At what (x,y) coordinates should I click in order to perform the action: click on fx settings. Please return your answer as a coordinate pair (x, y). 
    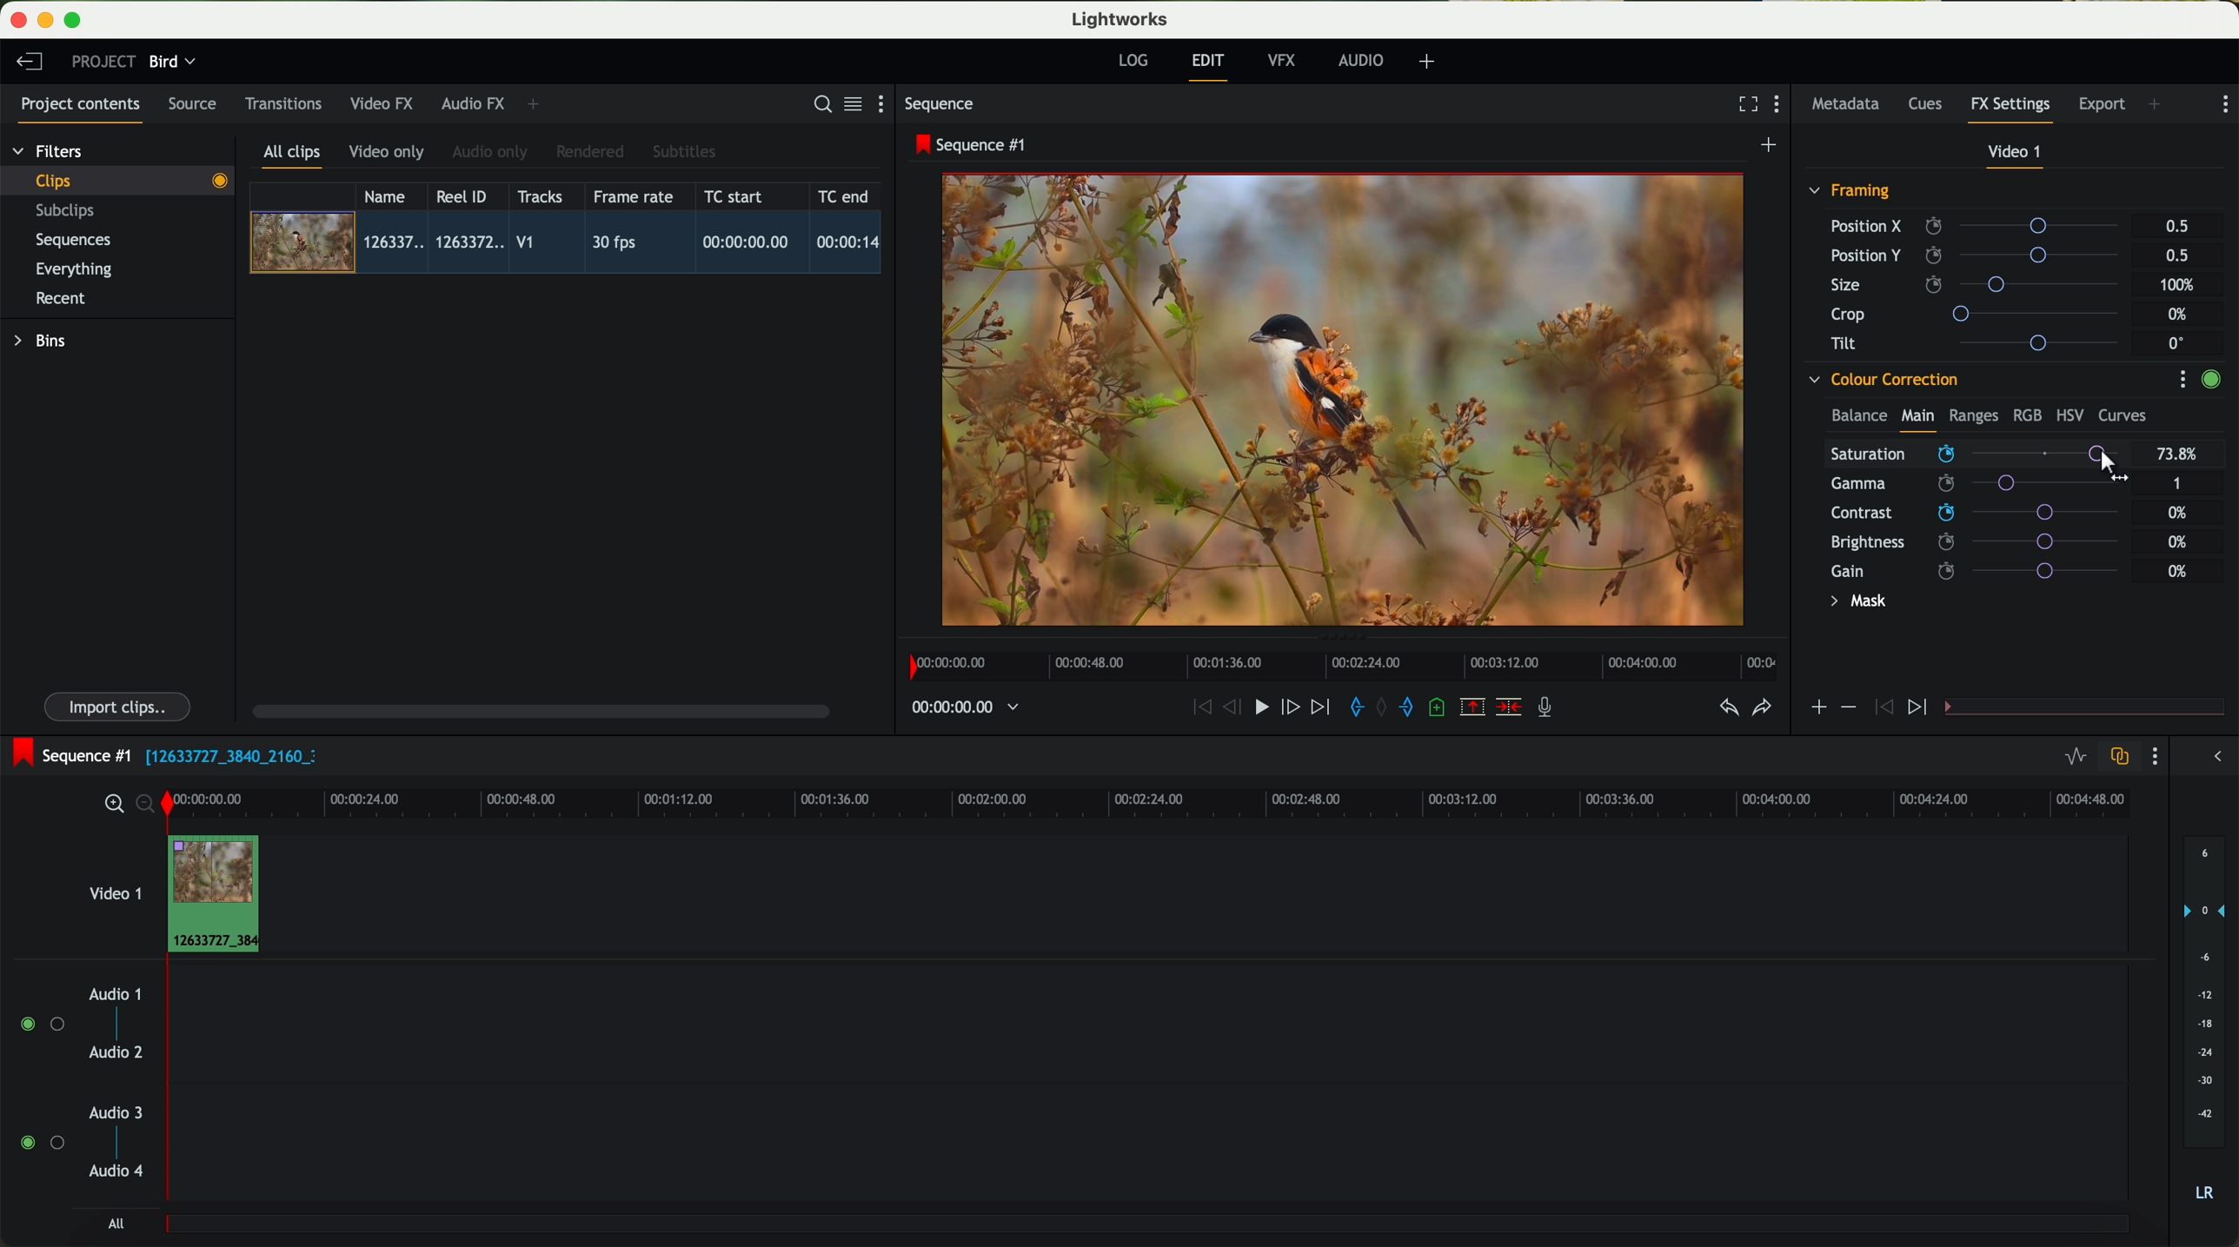
    Looking at the image, I should click on (2010, 109).